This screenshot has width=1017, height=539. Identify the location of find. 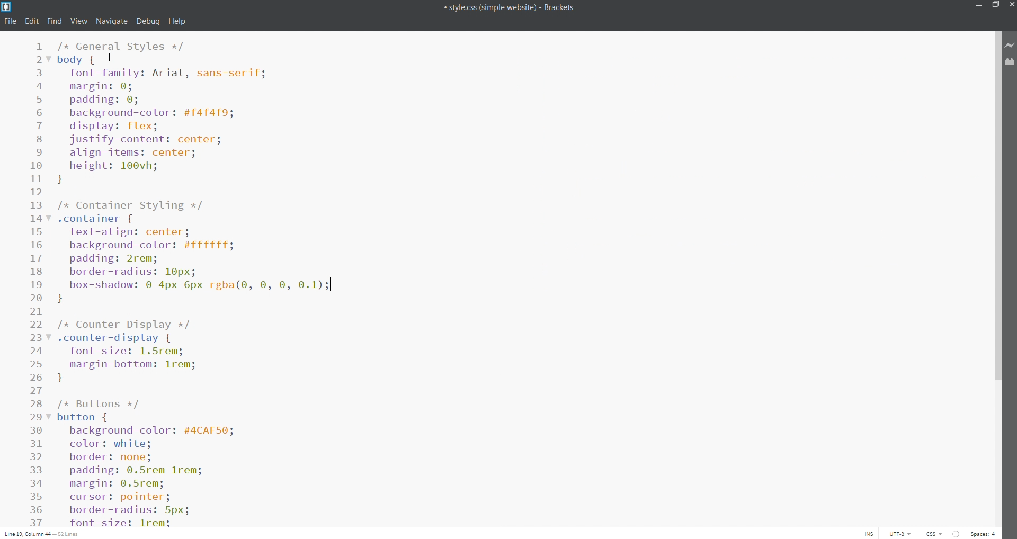
(54, 21).